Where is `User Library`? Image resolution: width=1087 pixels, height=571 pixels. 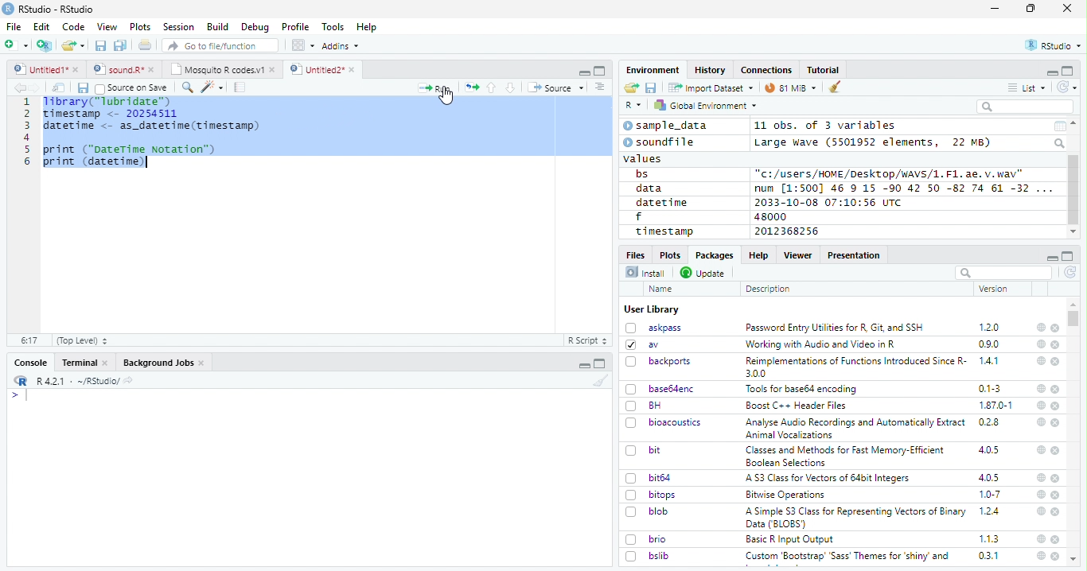
User Library is located at coordinates (652, 309).